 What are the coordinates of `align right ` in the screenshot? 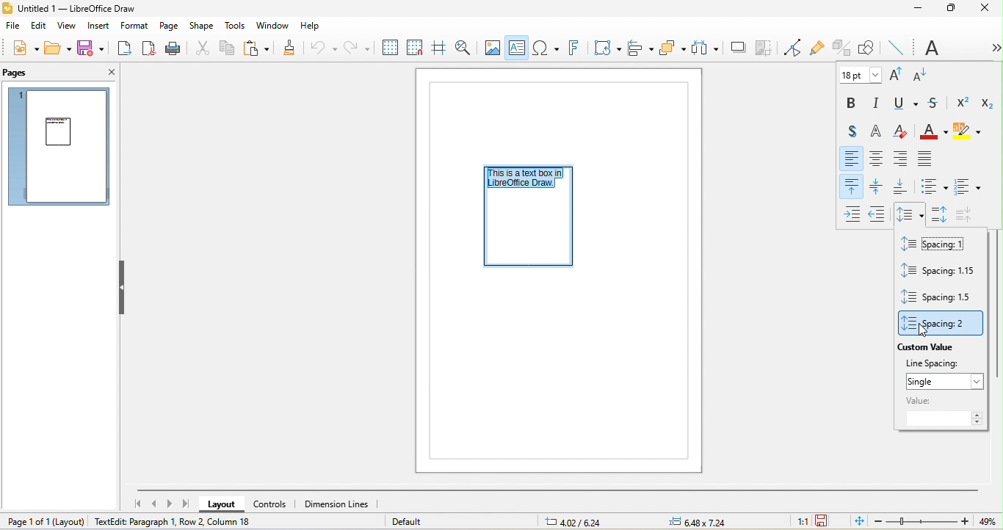 It's located at (900, 159).